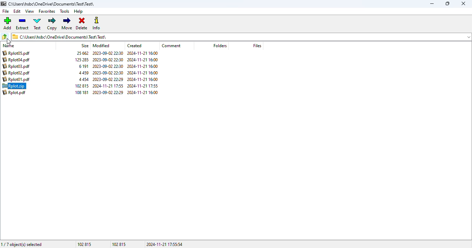  Describe the element at coordinates (83, 73) in the screenshot. I see `4 459` at that location.